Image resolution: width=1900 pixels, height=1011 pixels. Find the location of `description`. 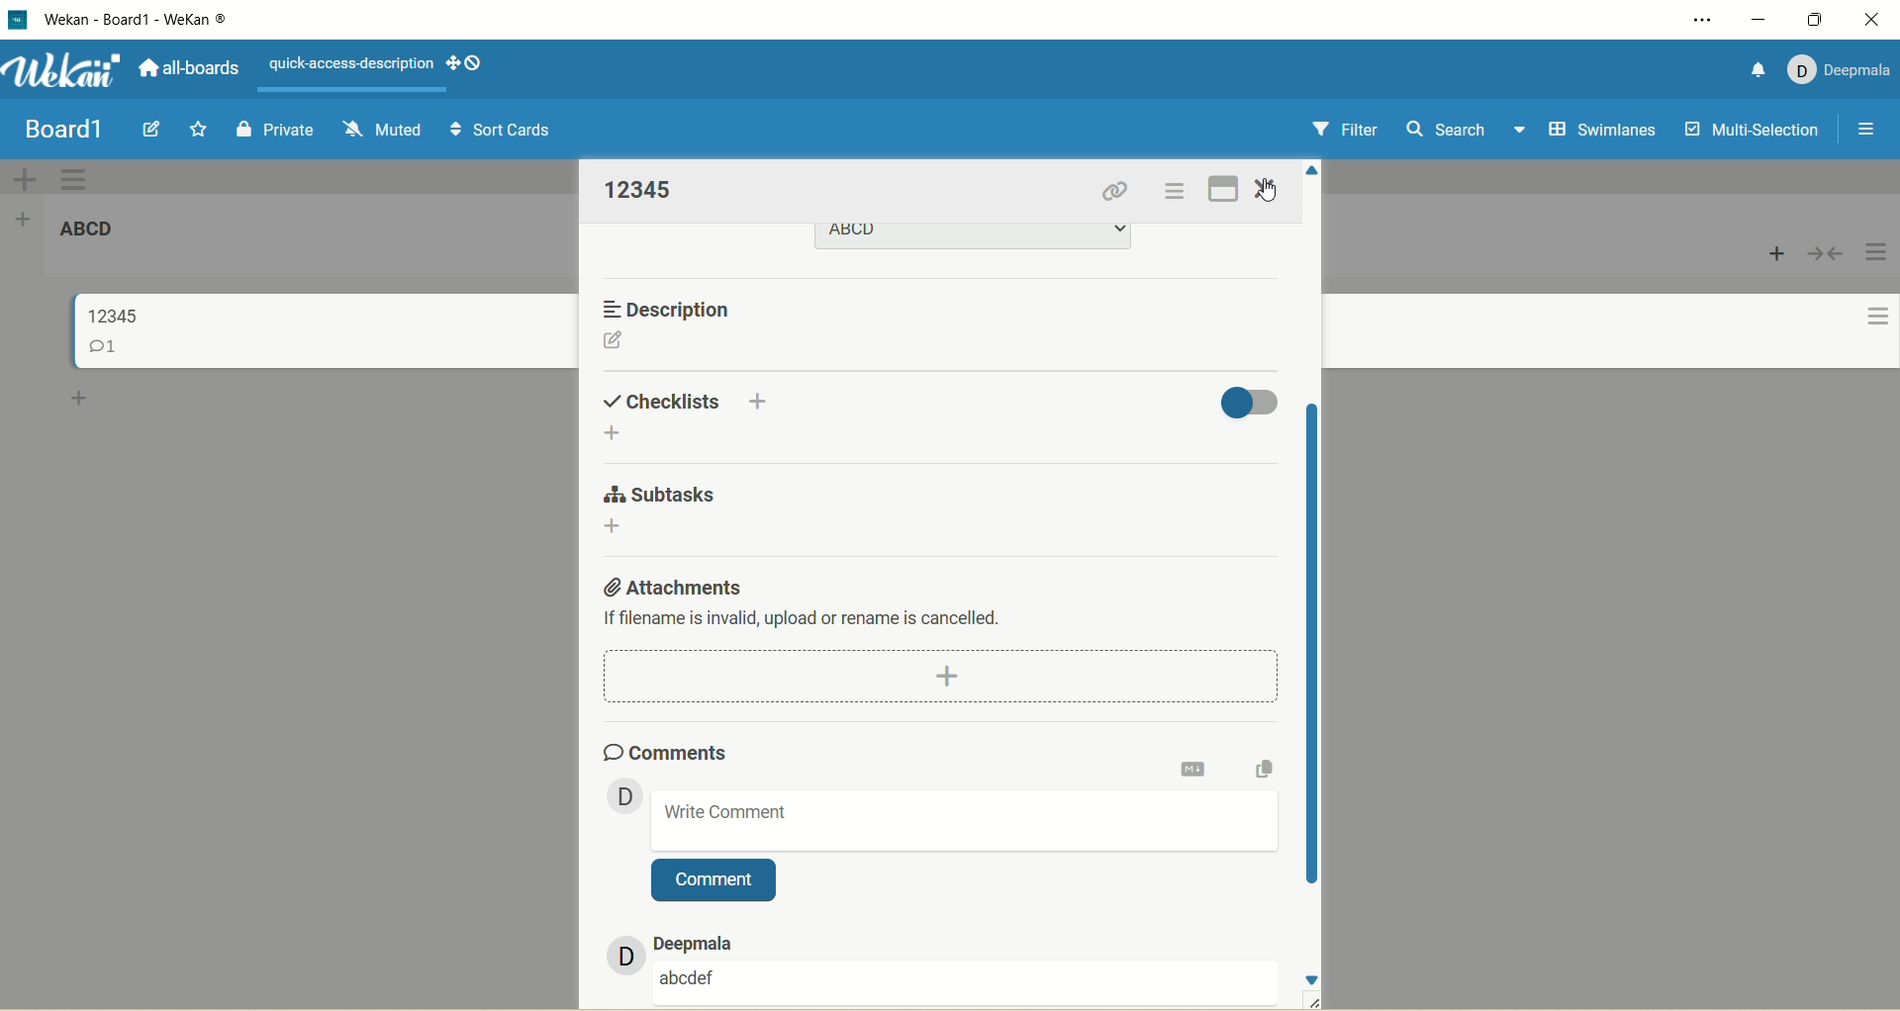

description is located at coordinates (674, 309).